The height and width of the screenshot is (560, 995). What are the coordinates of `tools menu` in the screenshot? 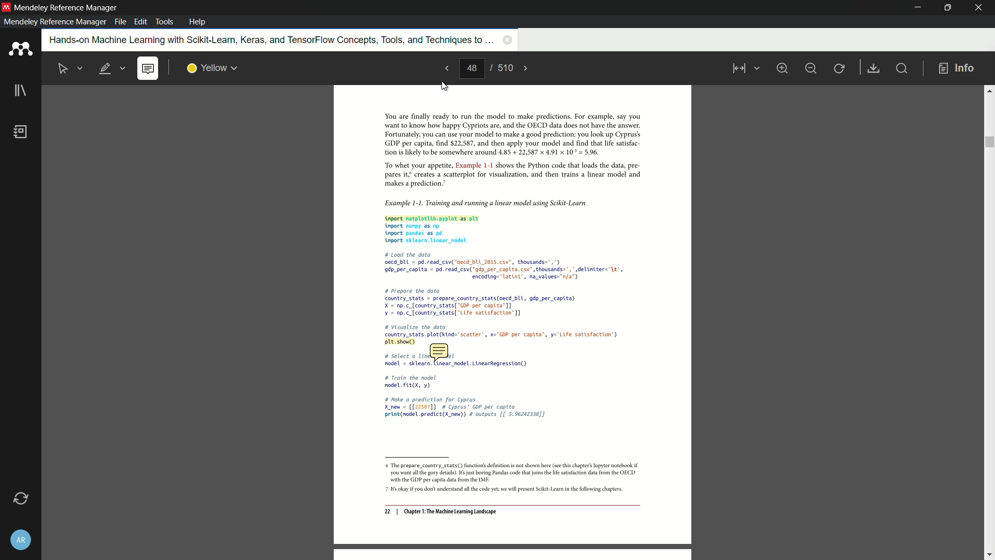 It's located at (164, 22).